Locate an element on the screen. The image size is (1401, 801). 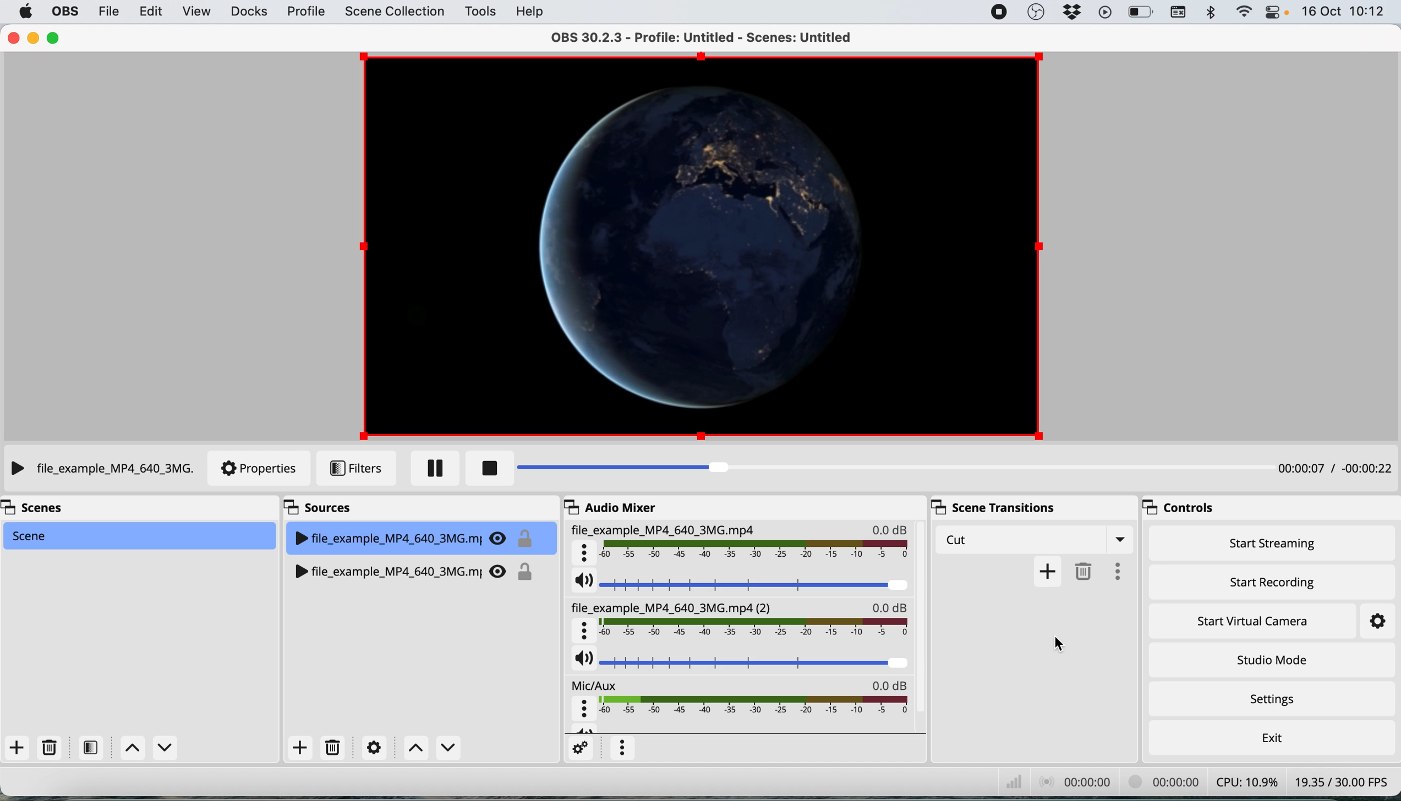
keyboard is located at coordinates (1181, 13).